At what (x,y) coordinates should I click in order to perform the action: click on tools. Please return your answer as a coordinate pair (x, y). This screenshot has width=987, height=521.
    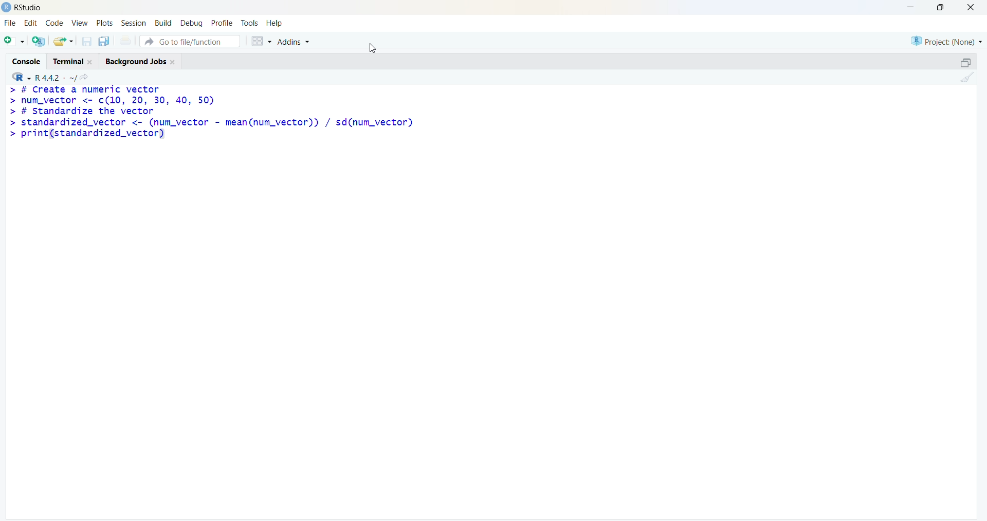
    Looking at the image, I should click on (250, 23).